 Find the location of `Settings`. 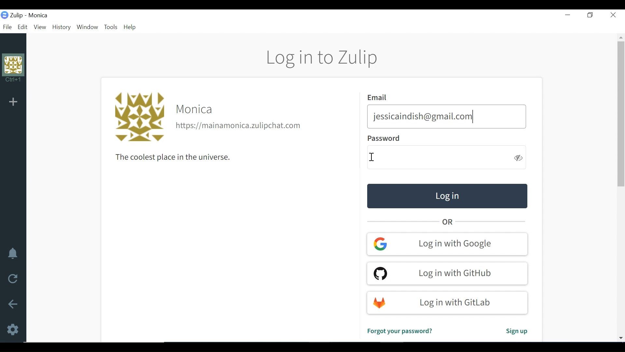

Settings is located at coordinates (12, 330).